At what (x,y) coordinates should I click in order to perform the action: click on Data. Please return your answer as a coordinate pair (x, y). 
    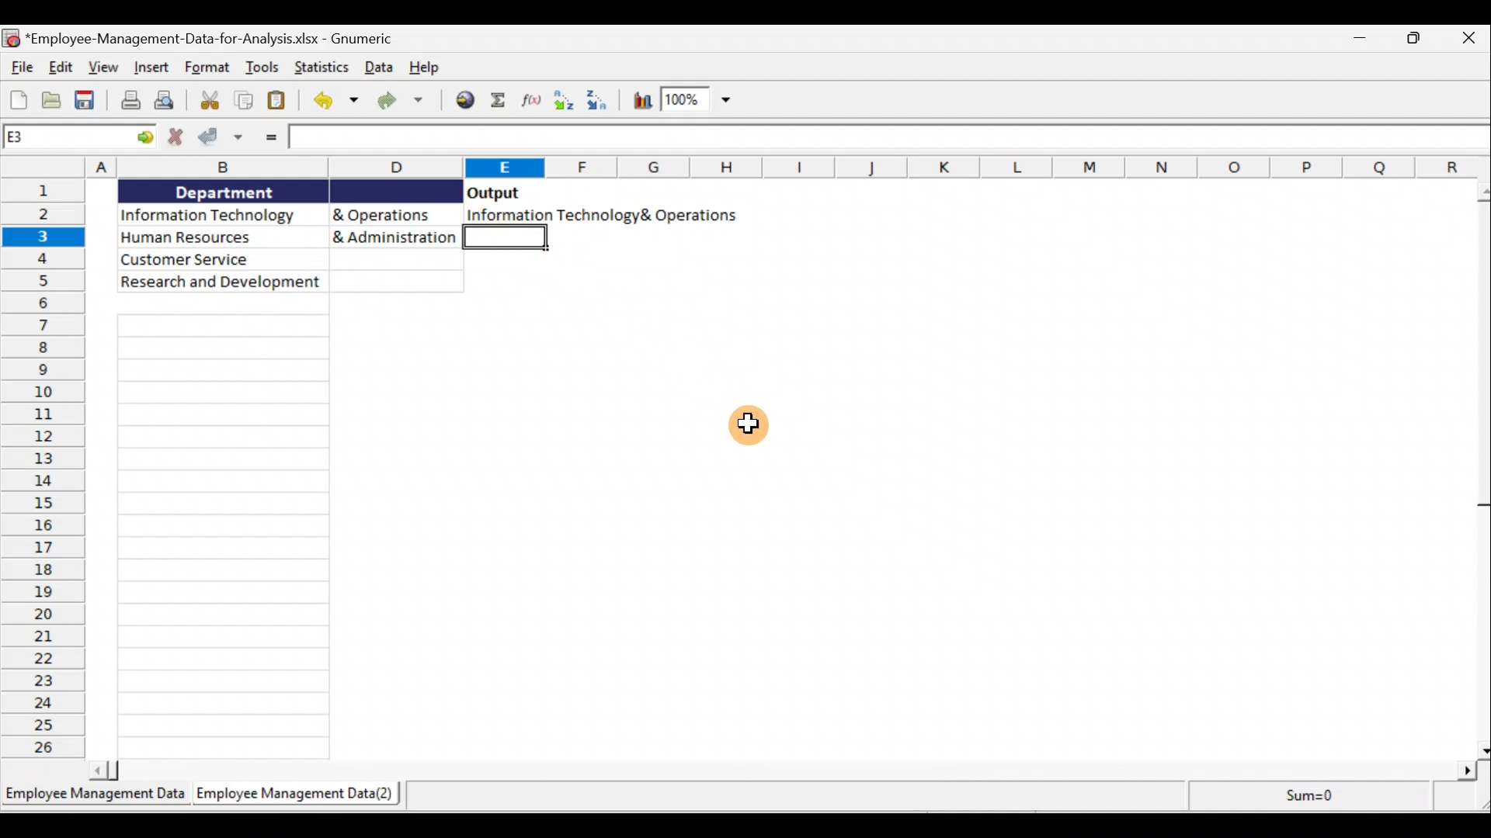
    Looking at the image, I should click on (379, 68).